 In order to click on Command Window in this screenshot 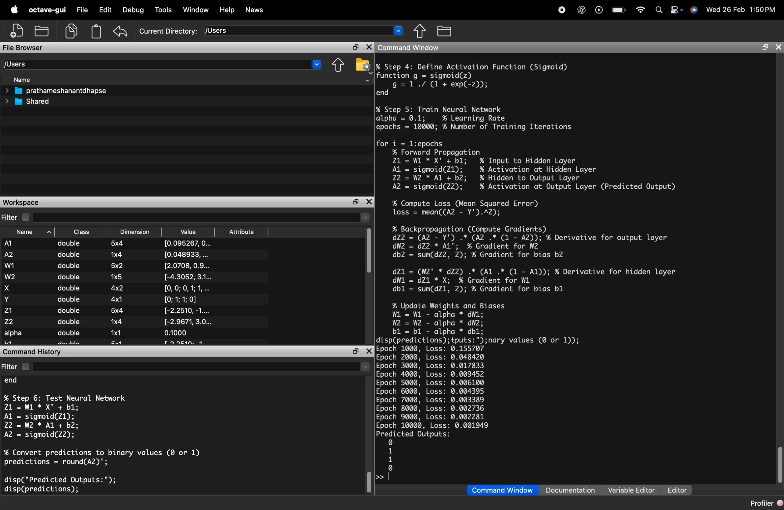, I will do `click(410, 47)`.